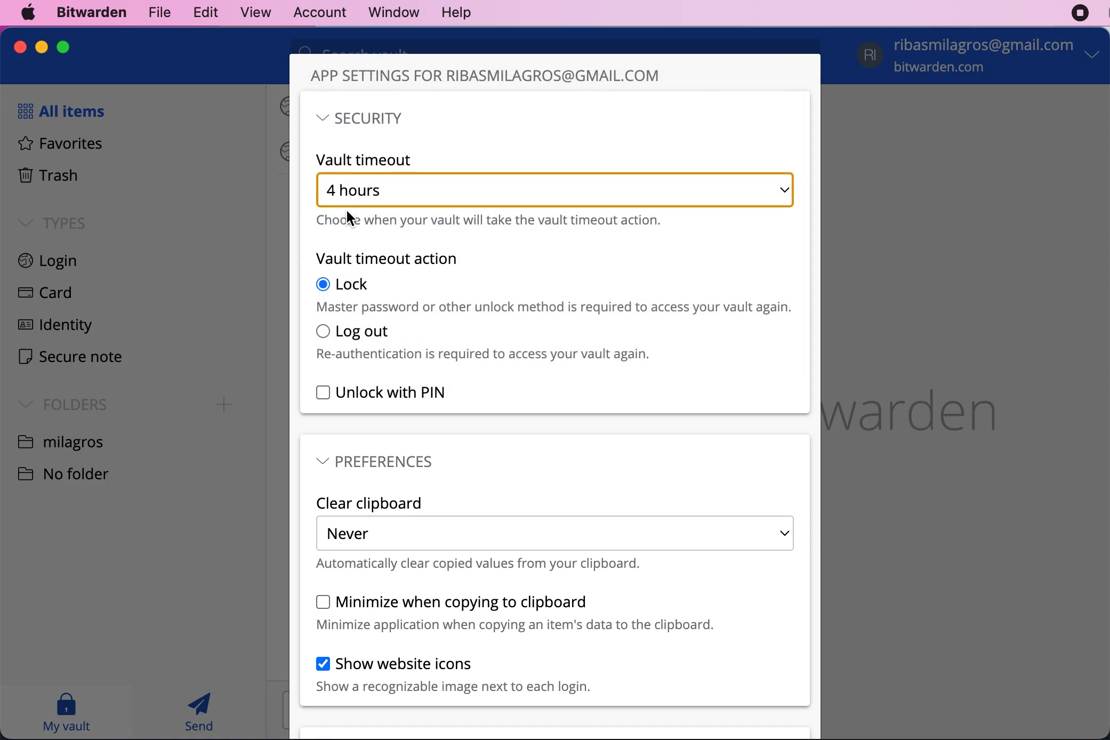 This screenshot has width=1110, height=740. Describe the element at coordinates (351, 218) in the screenshot. I see `Cursor` at that location.